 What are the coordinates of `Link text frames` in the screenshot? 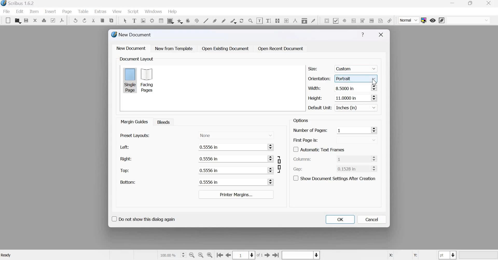 It's located at (277, 20).